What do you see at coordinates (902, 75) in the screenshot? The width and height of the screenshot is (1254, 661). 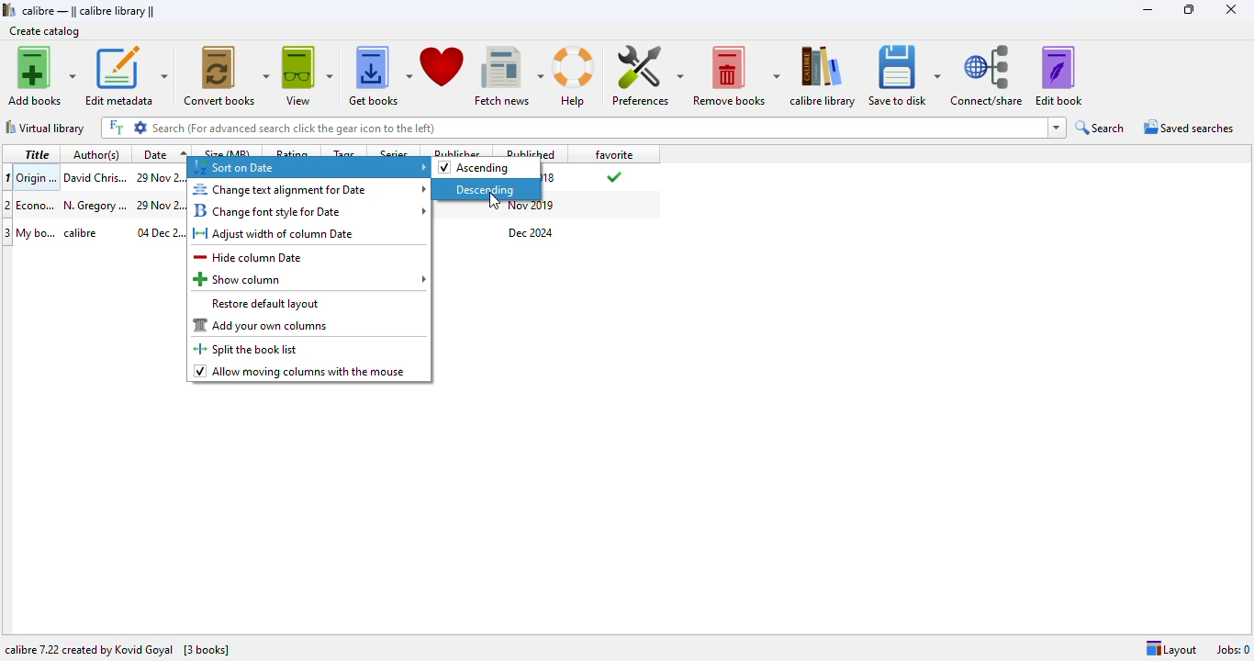 I see `save to disk` at bounding box center [902, 75].